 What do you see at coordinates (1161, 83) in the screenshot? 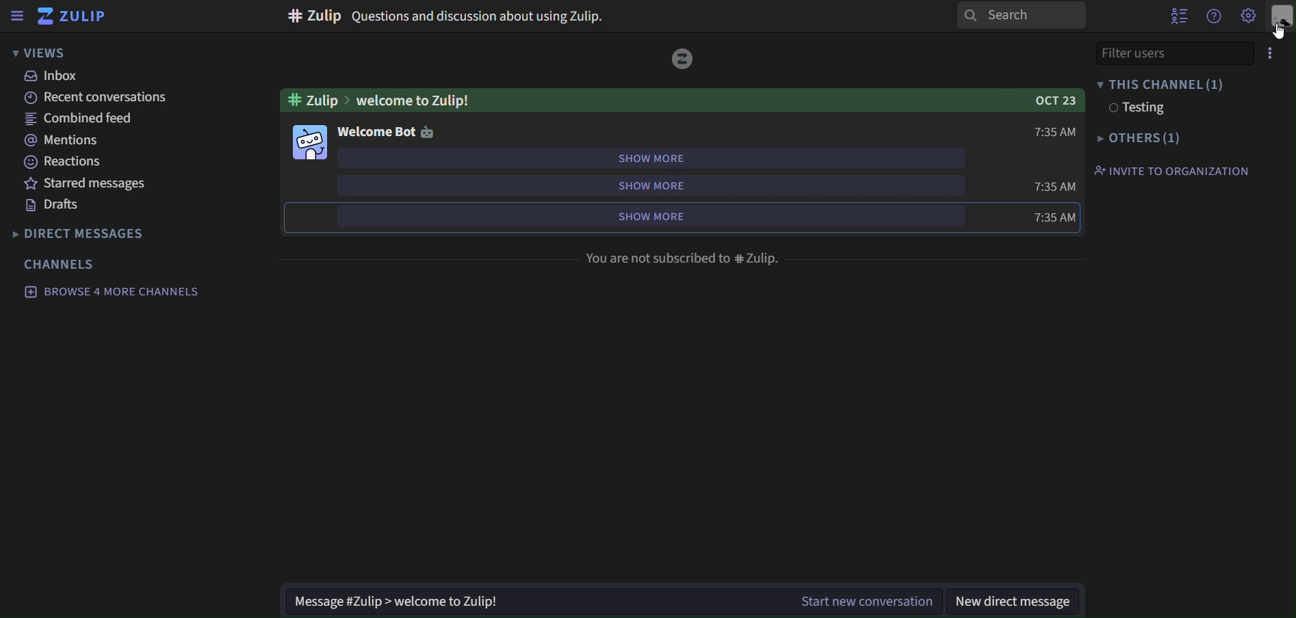
I see `this channel` at bounding box center [1161, 83].